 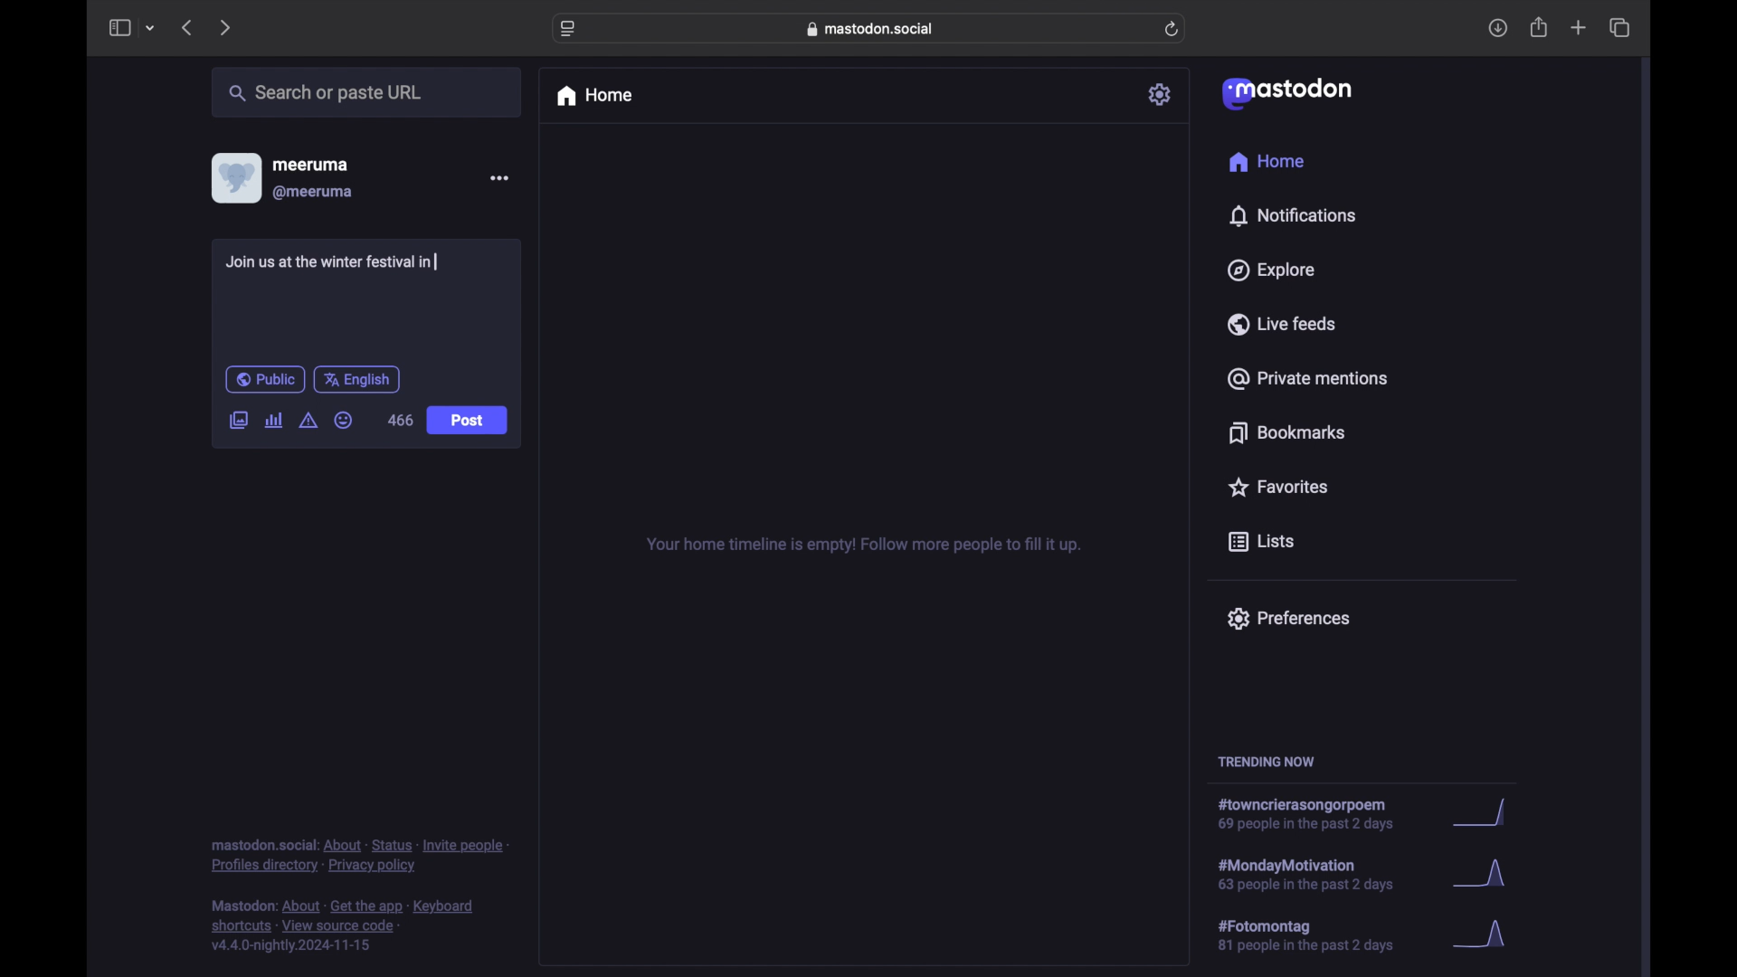 What do you see at coordinates (401, 420) in the screenshot?
I see `466` at bounding box center [401, 420].